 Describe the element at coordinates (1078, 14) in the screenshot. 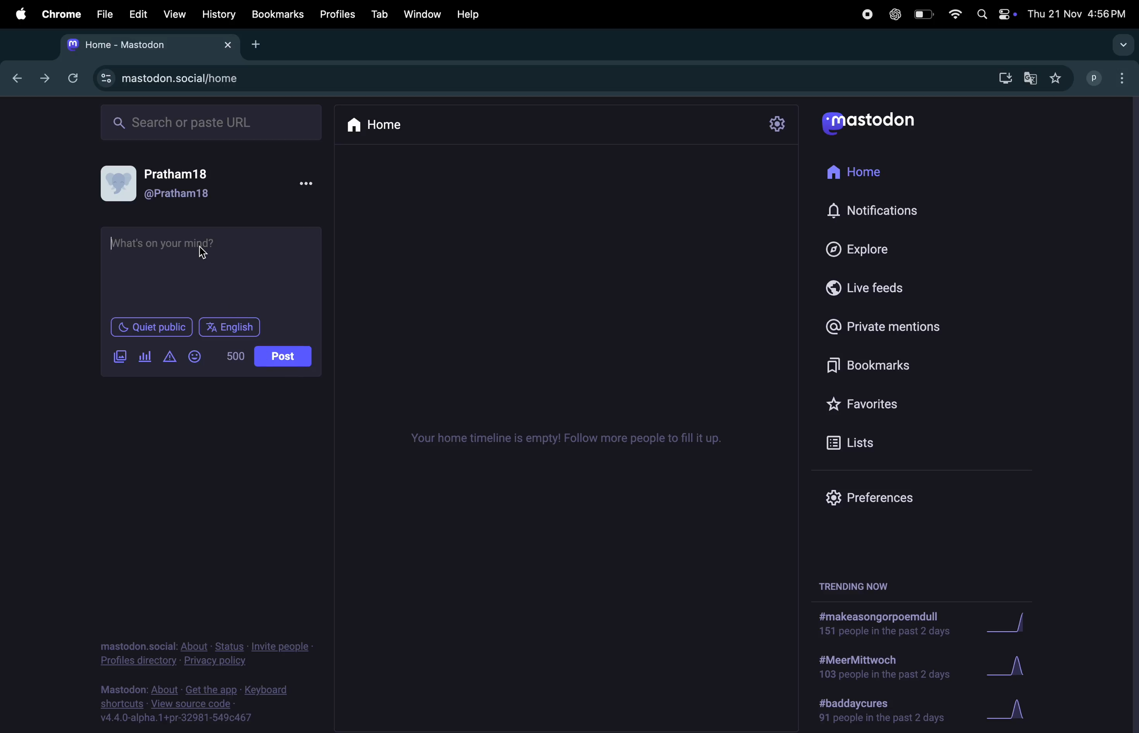

I see `date and time` at that location.